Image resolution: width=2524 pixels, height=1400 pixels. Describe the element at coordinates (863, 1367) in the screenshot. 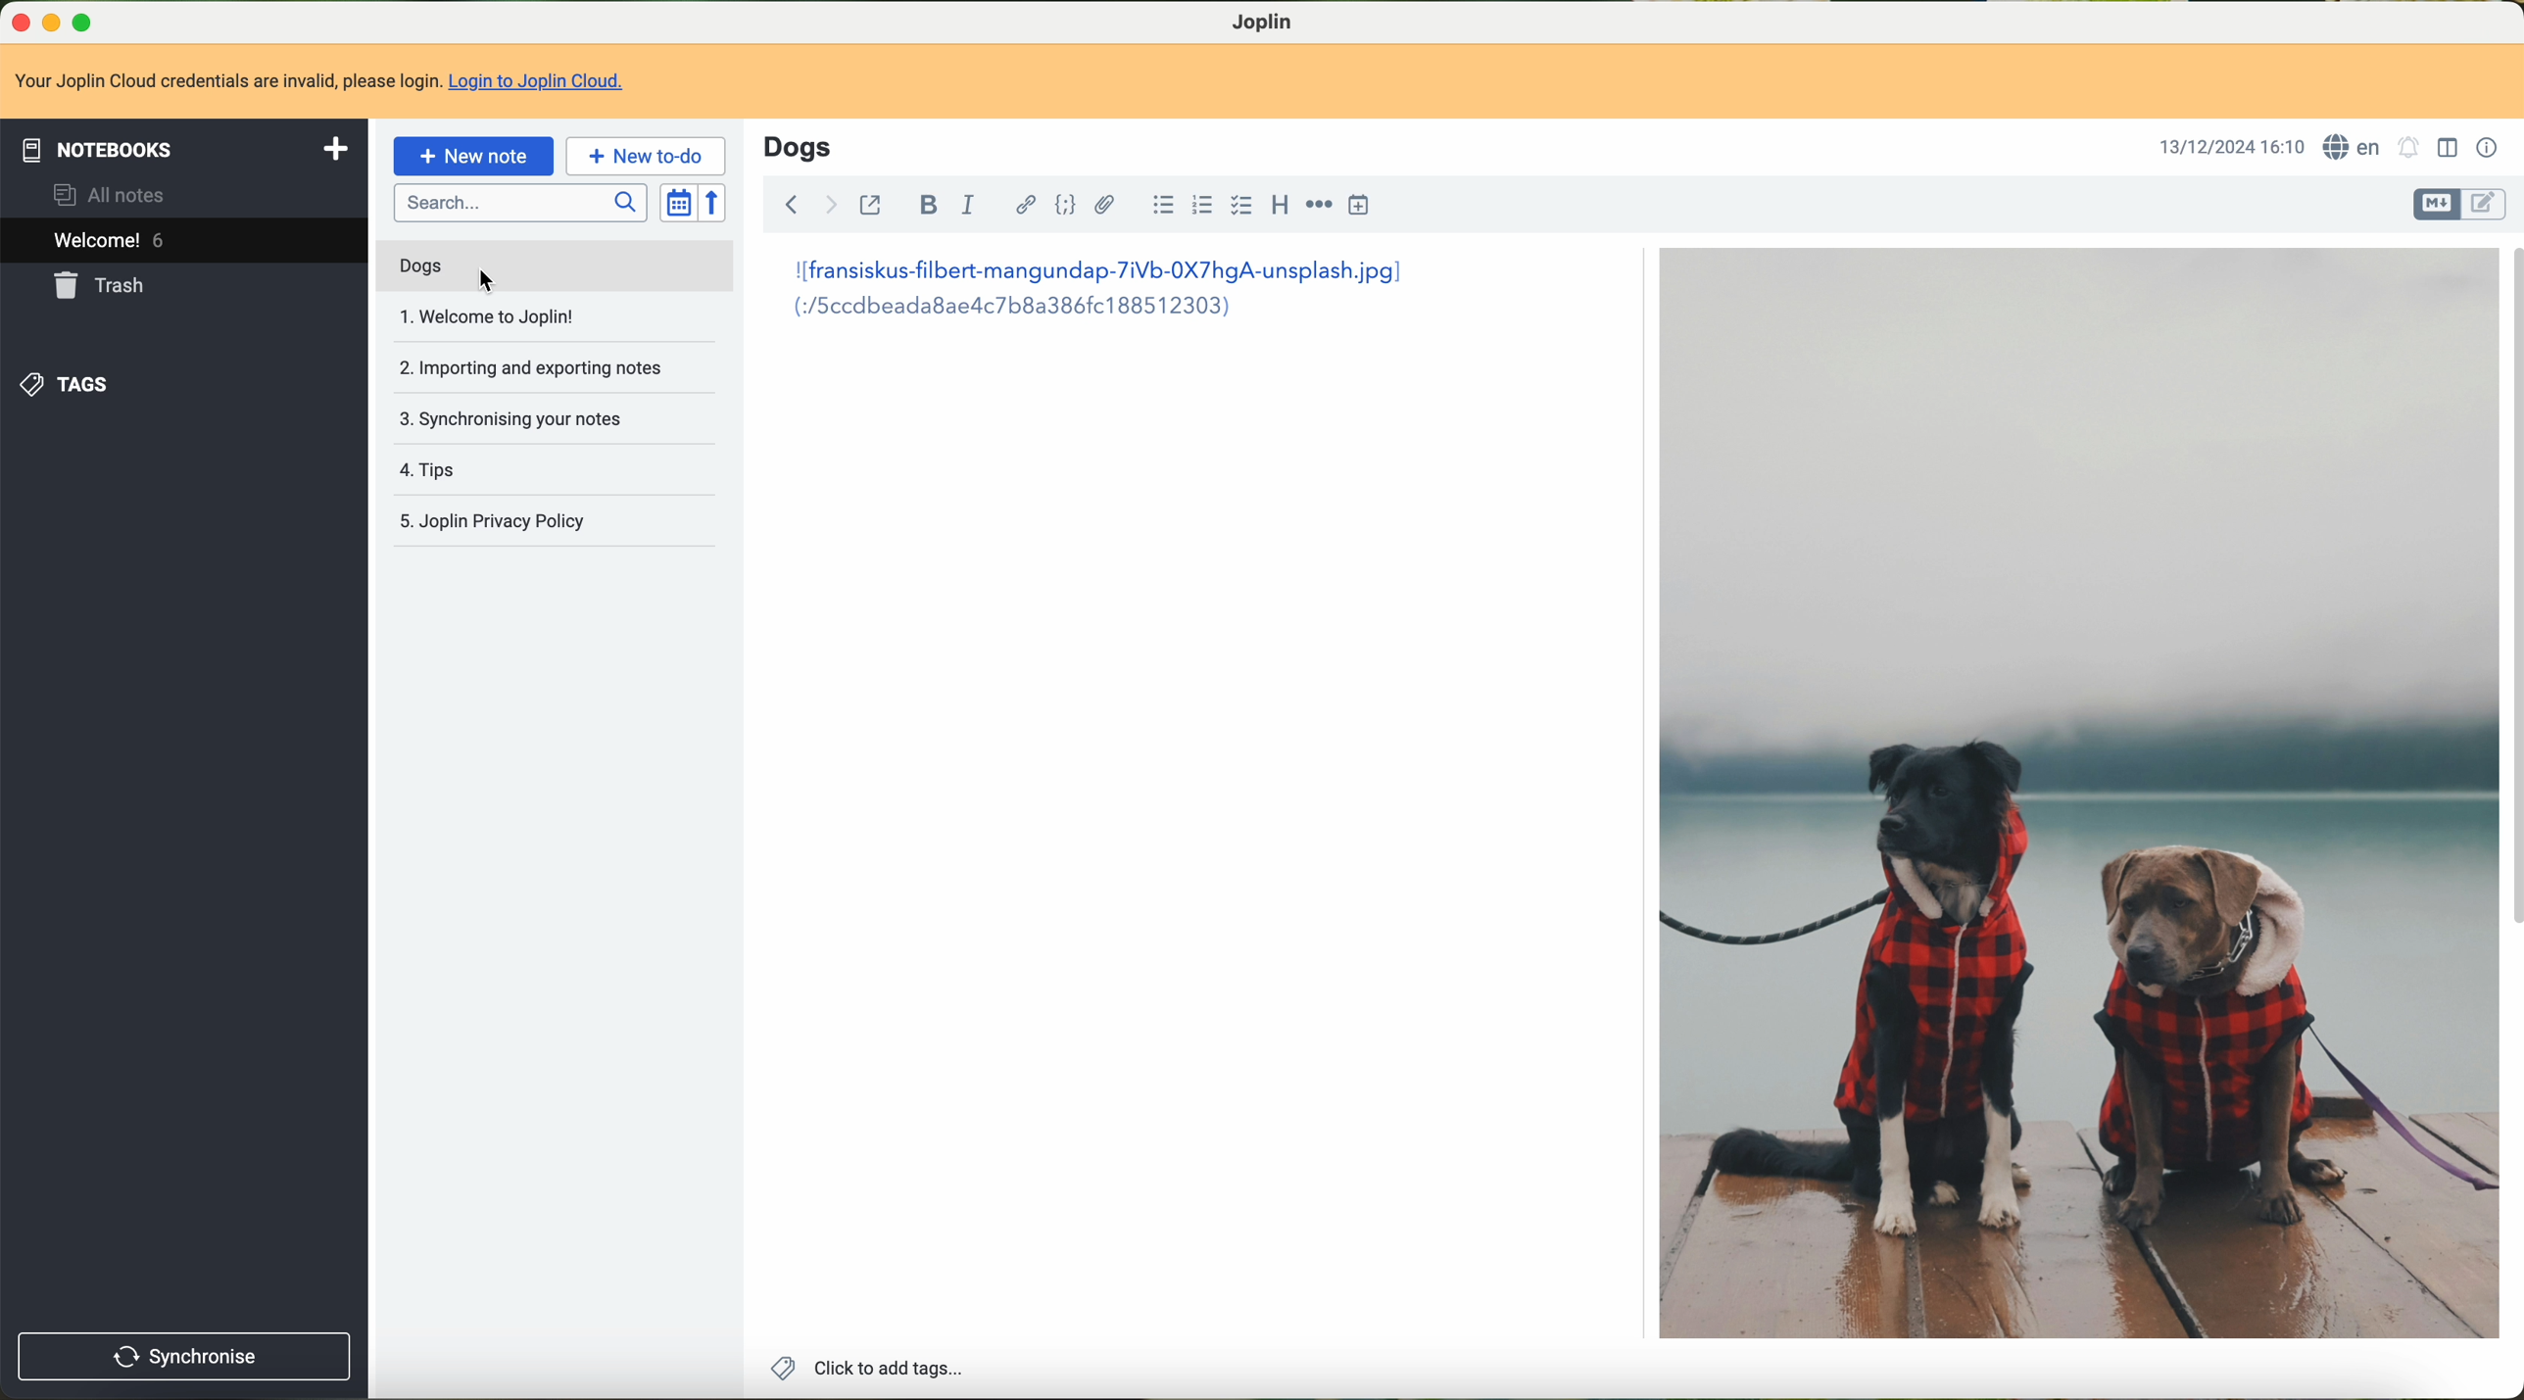

I see `click to add tags` at that location.